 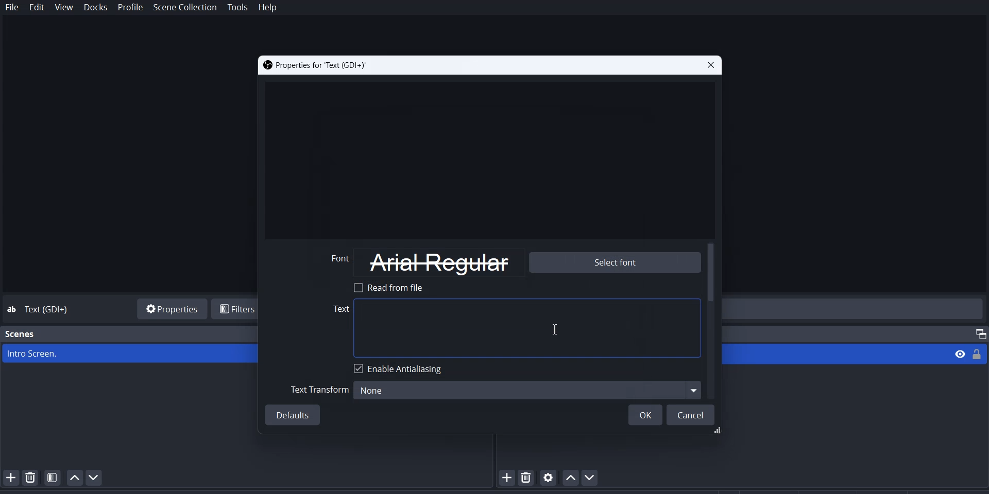 I want to click on OK, so click(x=645, y=415).